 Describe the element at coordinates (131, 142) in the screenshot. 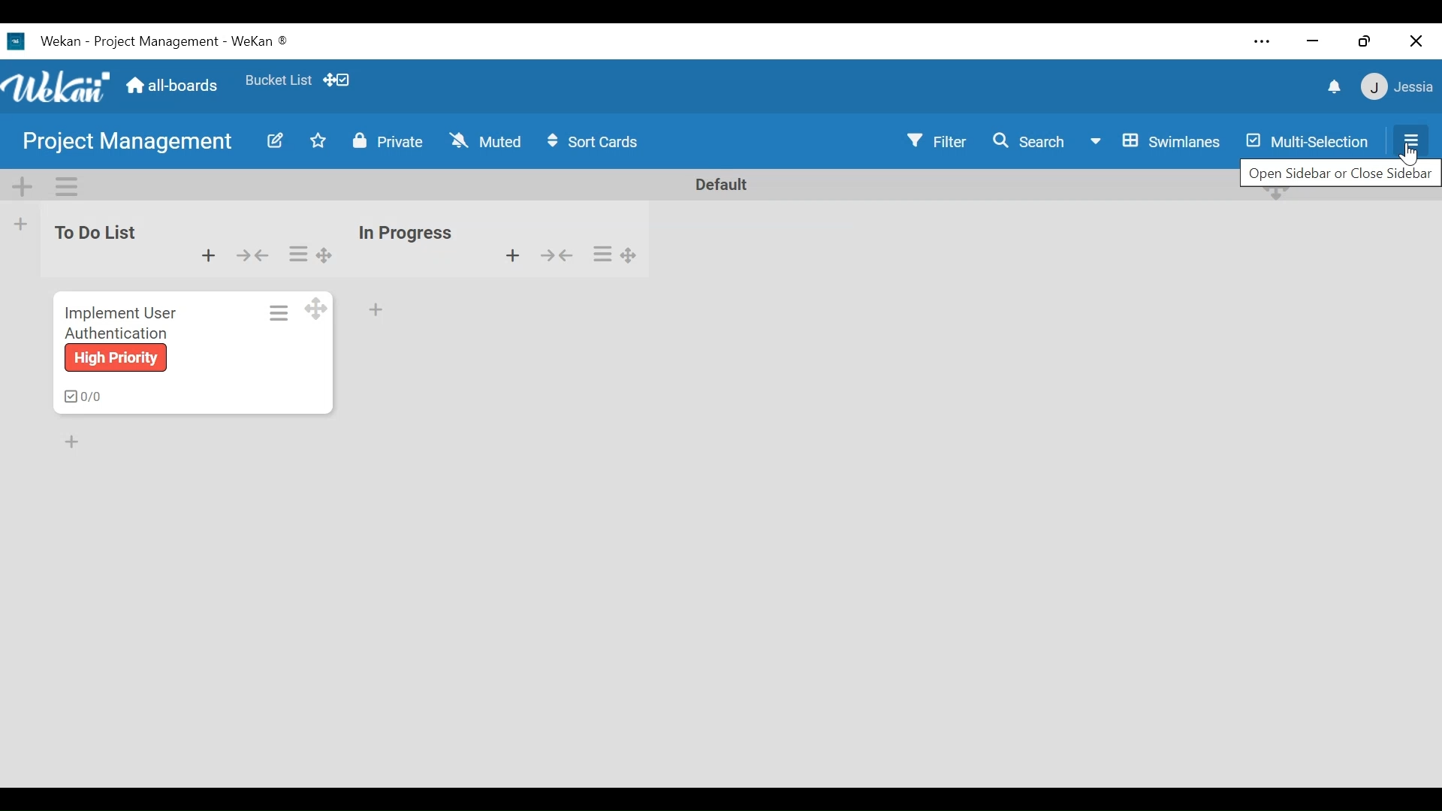

I see `Board Name` at that location.